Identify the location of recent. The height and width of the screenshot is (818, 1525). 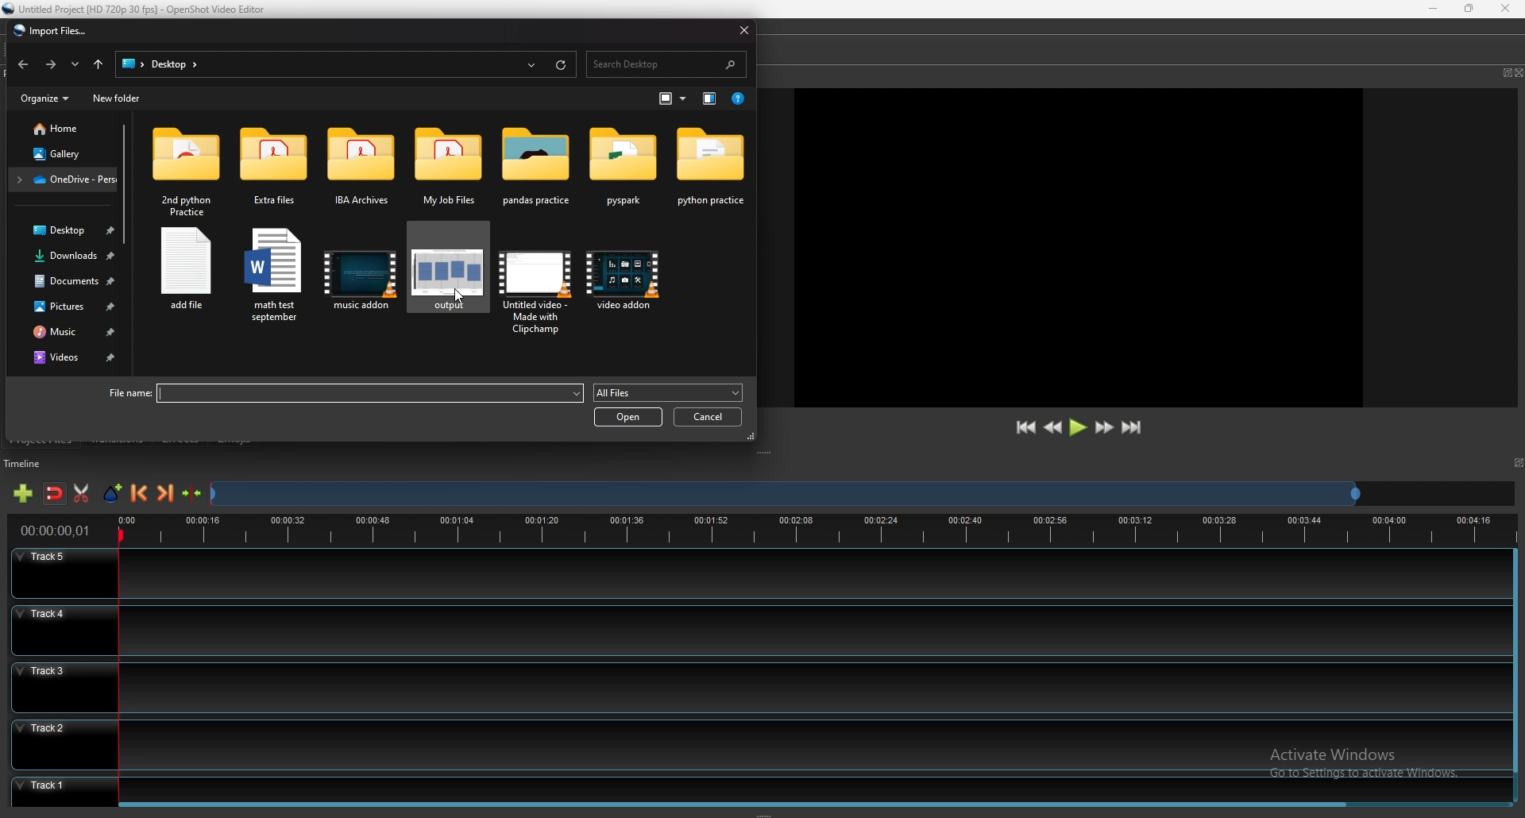
(533, 65).